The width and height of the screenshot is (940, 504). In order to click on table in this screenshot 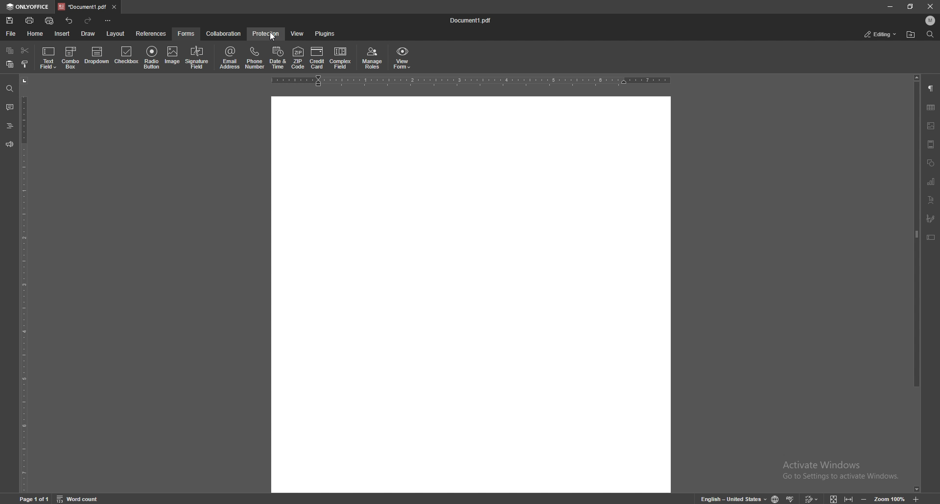, I will do `click(931, 108)`.